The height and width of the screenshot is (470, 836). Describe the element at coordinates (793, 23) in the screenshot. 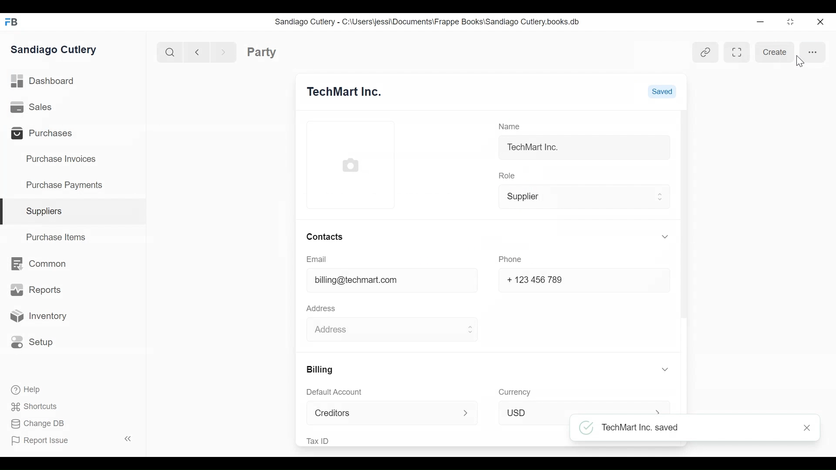

I see `maximize` at that location.